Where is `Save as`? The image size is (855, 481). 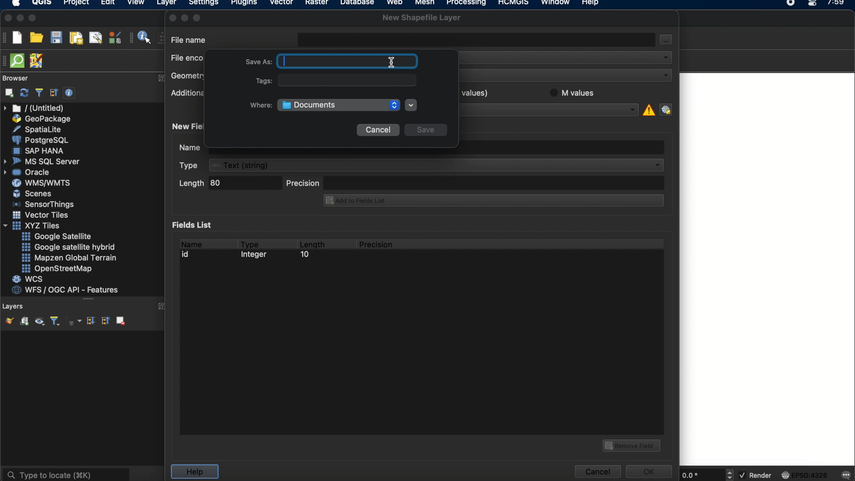
Save as is located at coordinates (256, 61).